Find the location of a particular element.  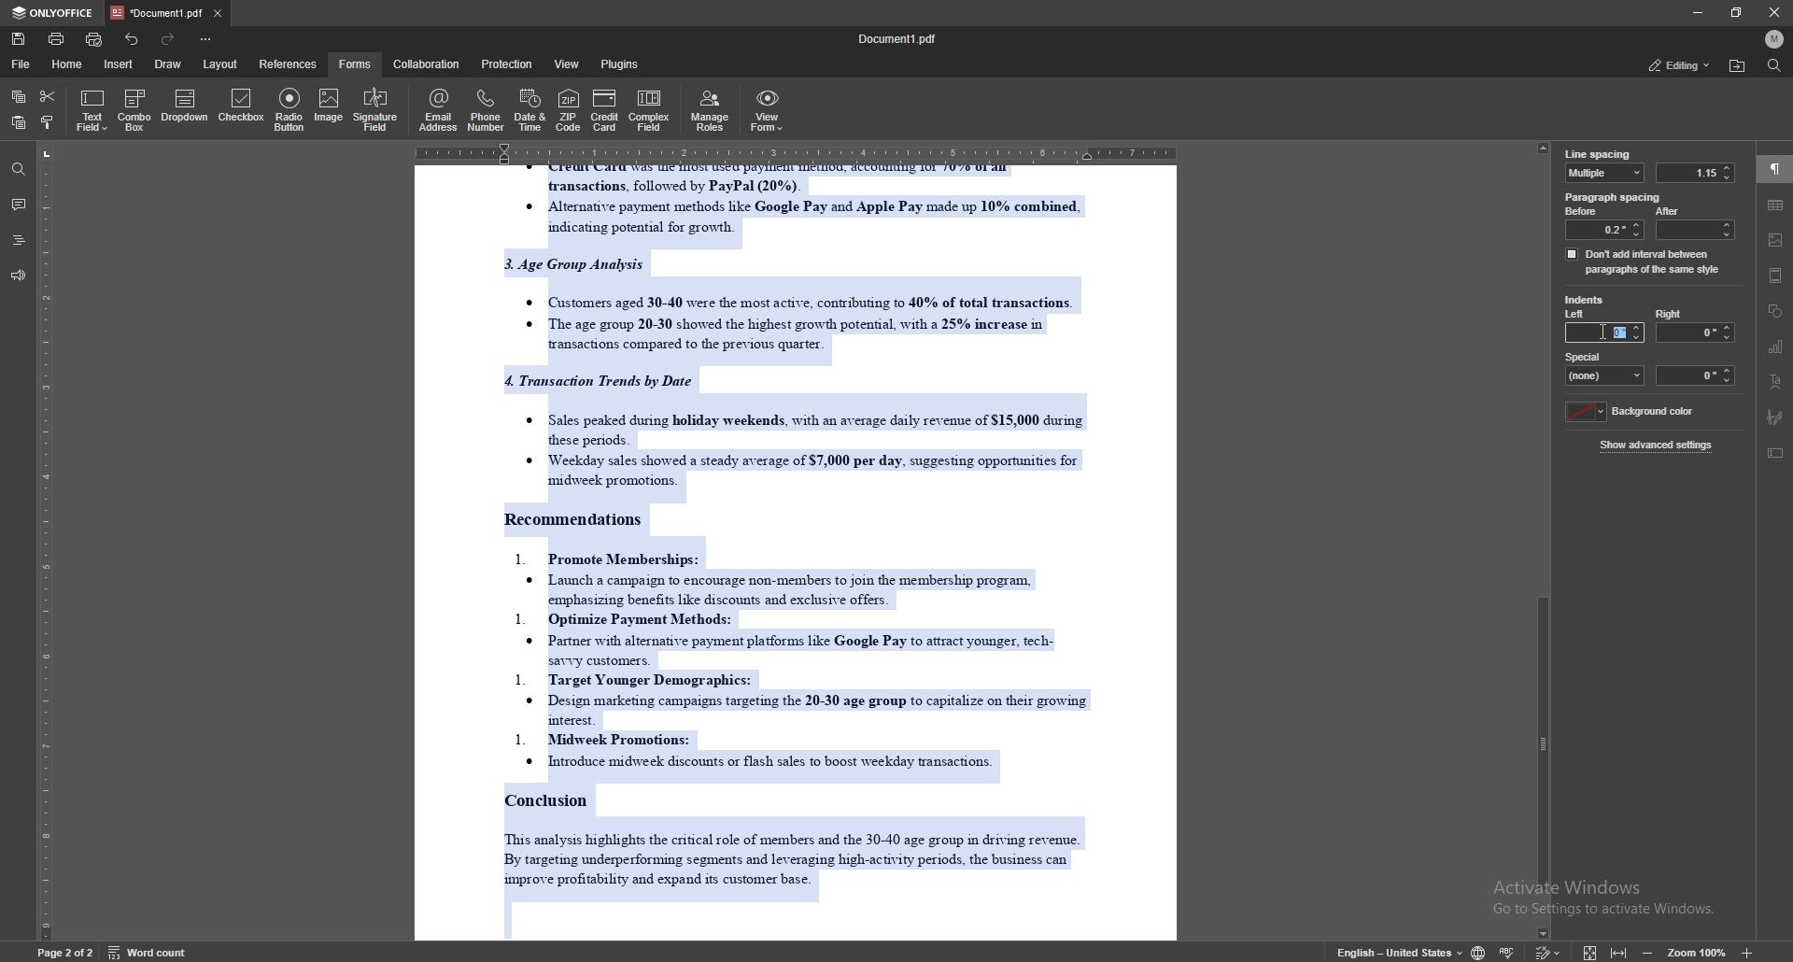

after is located at coordinates (1693, 222).